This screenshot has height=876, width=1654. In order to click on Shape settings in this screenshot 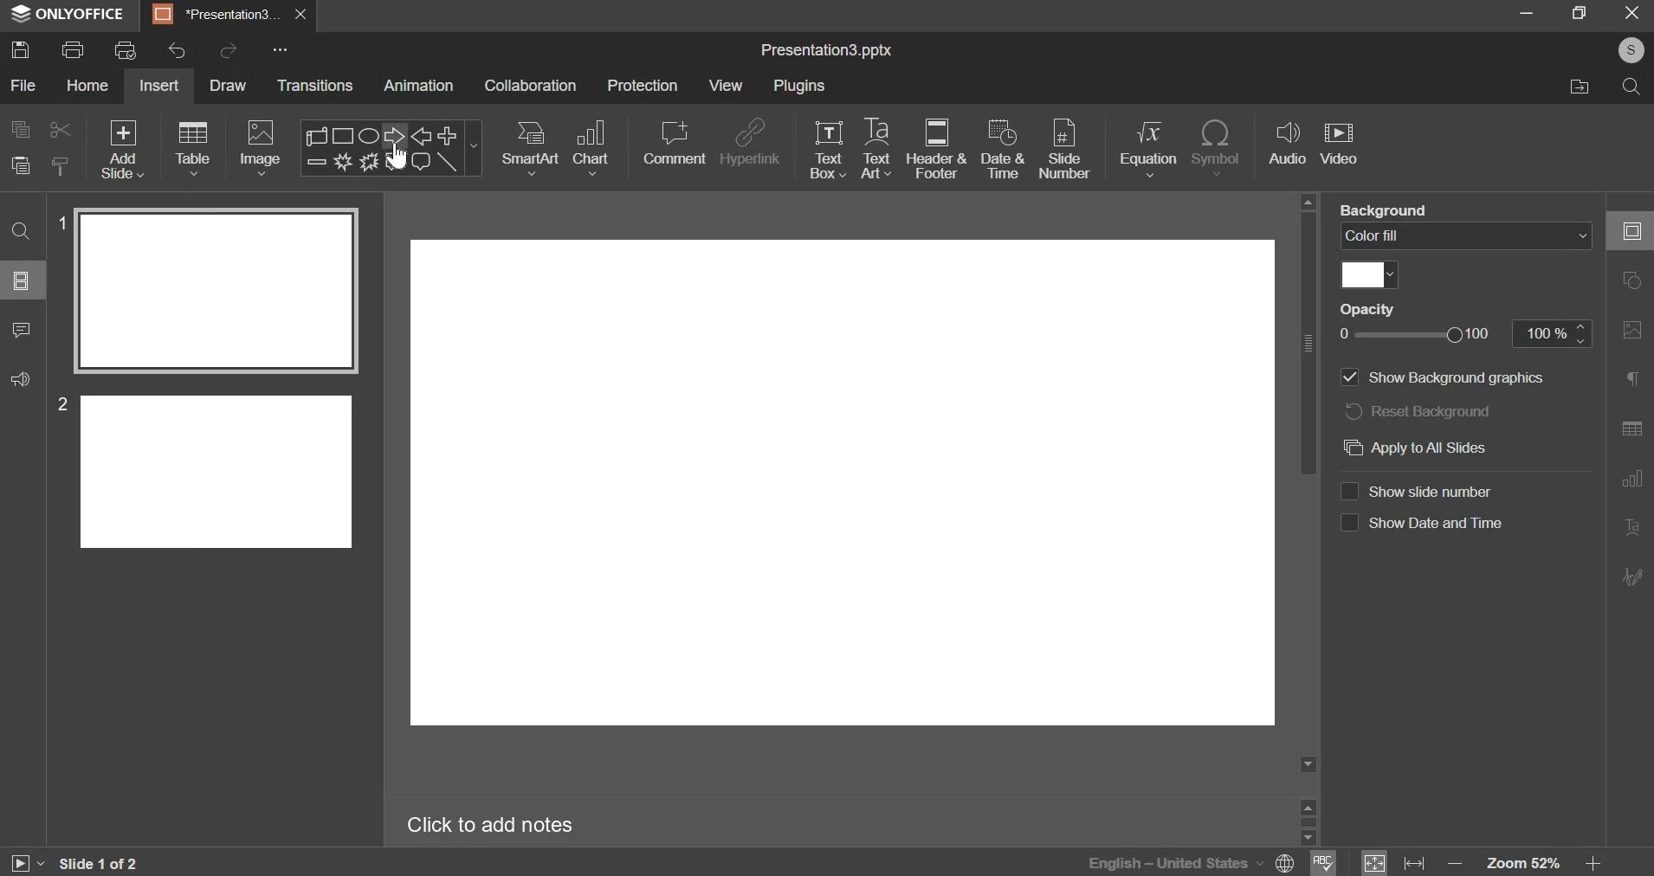, I will do `click(1631, 280)`.